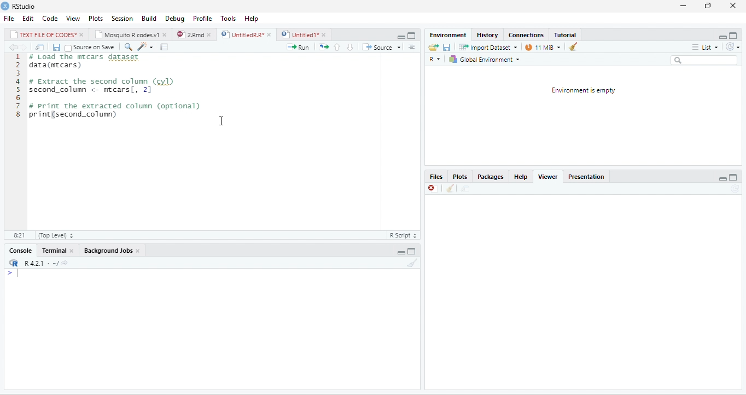 This screenshot has width=746, height=395. What do you see at coordinates (18, 65) in the screenshot?
I see `2` at bounding box center [18, 65].